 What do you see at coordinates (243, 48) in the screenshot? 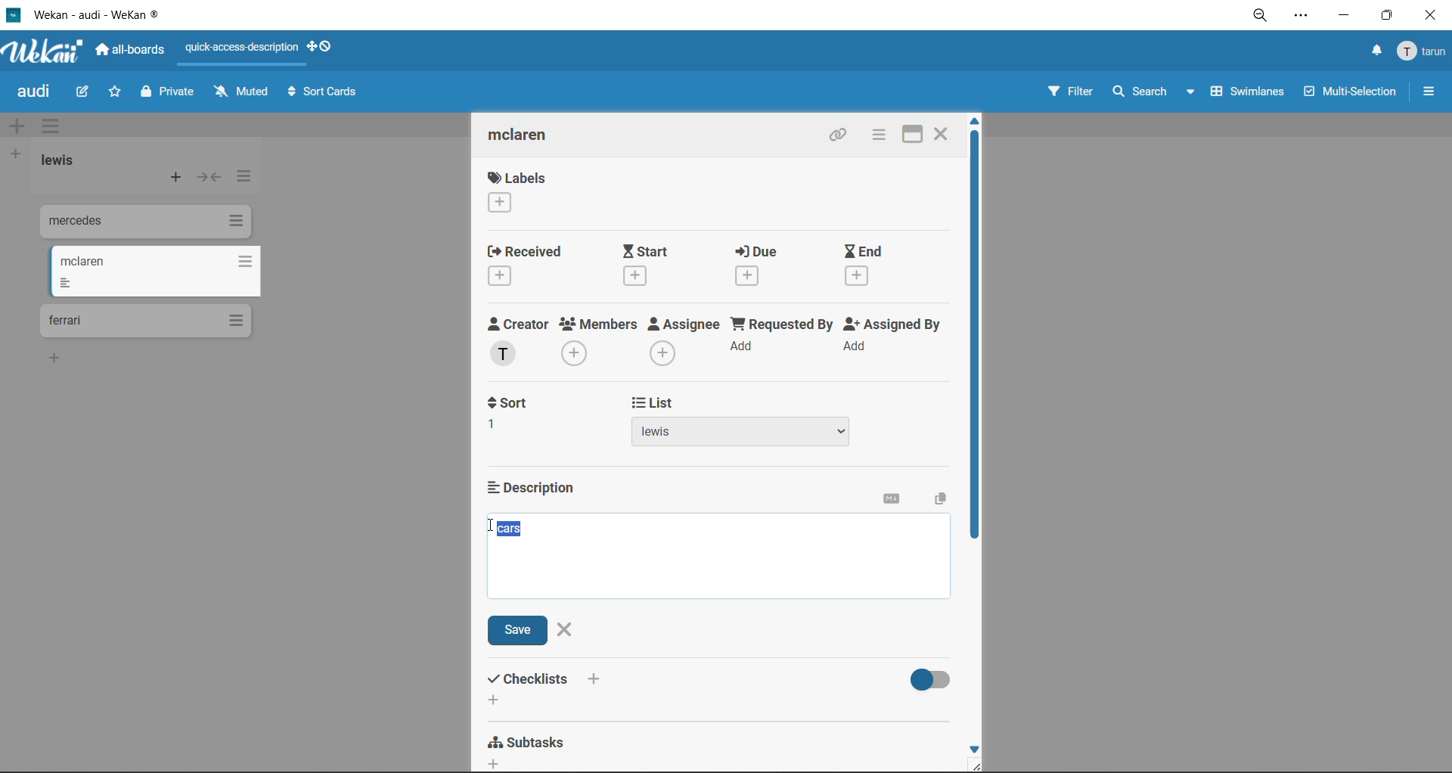
I see `quick access description` at bounding box center [243, 48].